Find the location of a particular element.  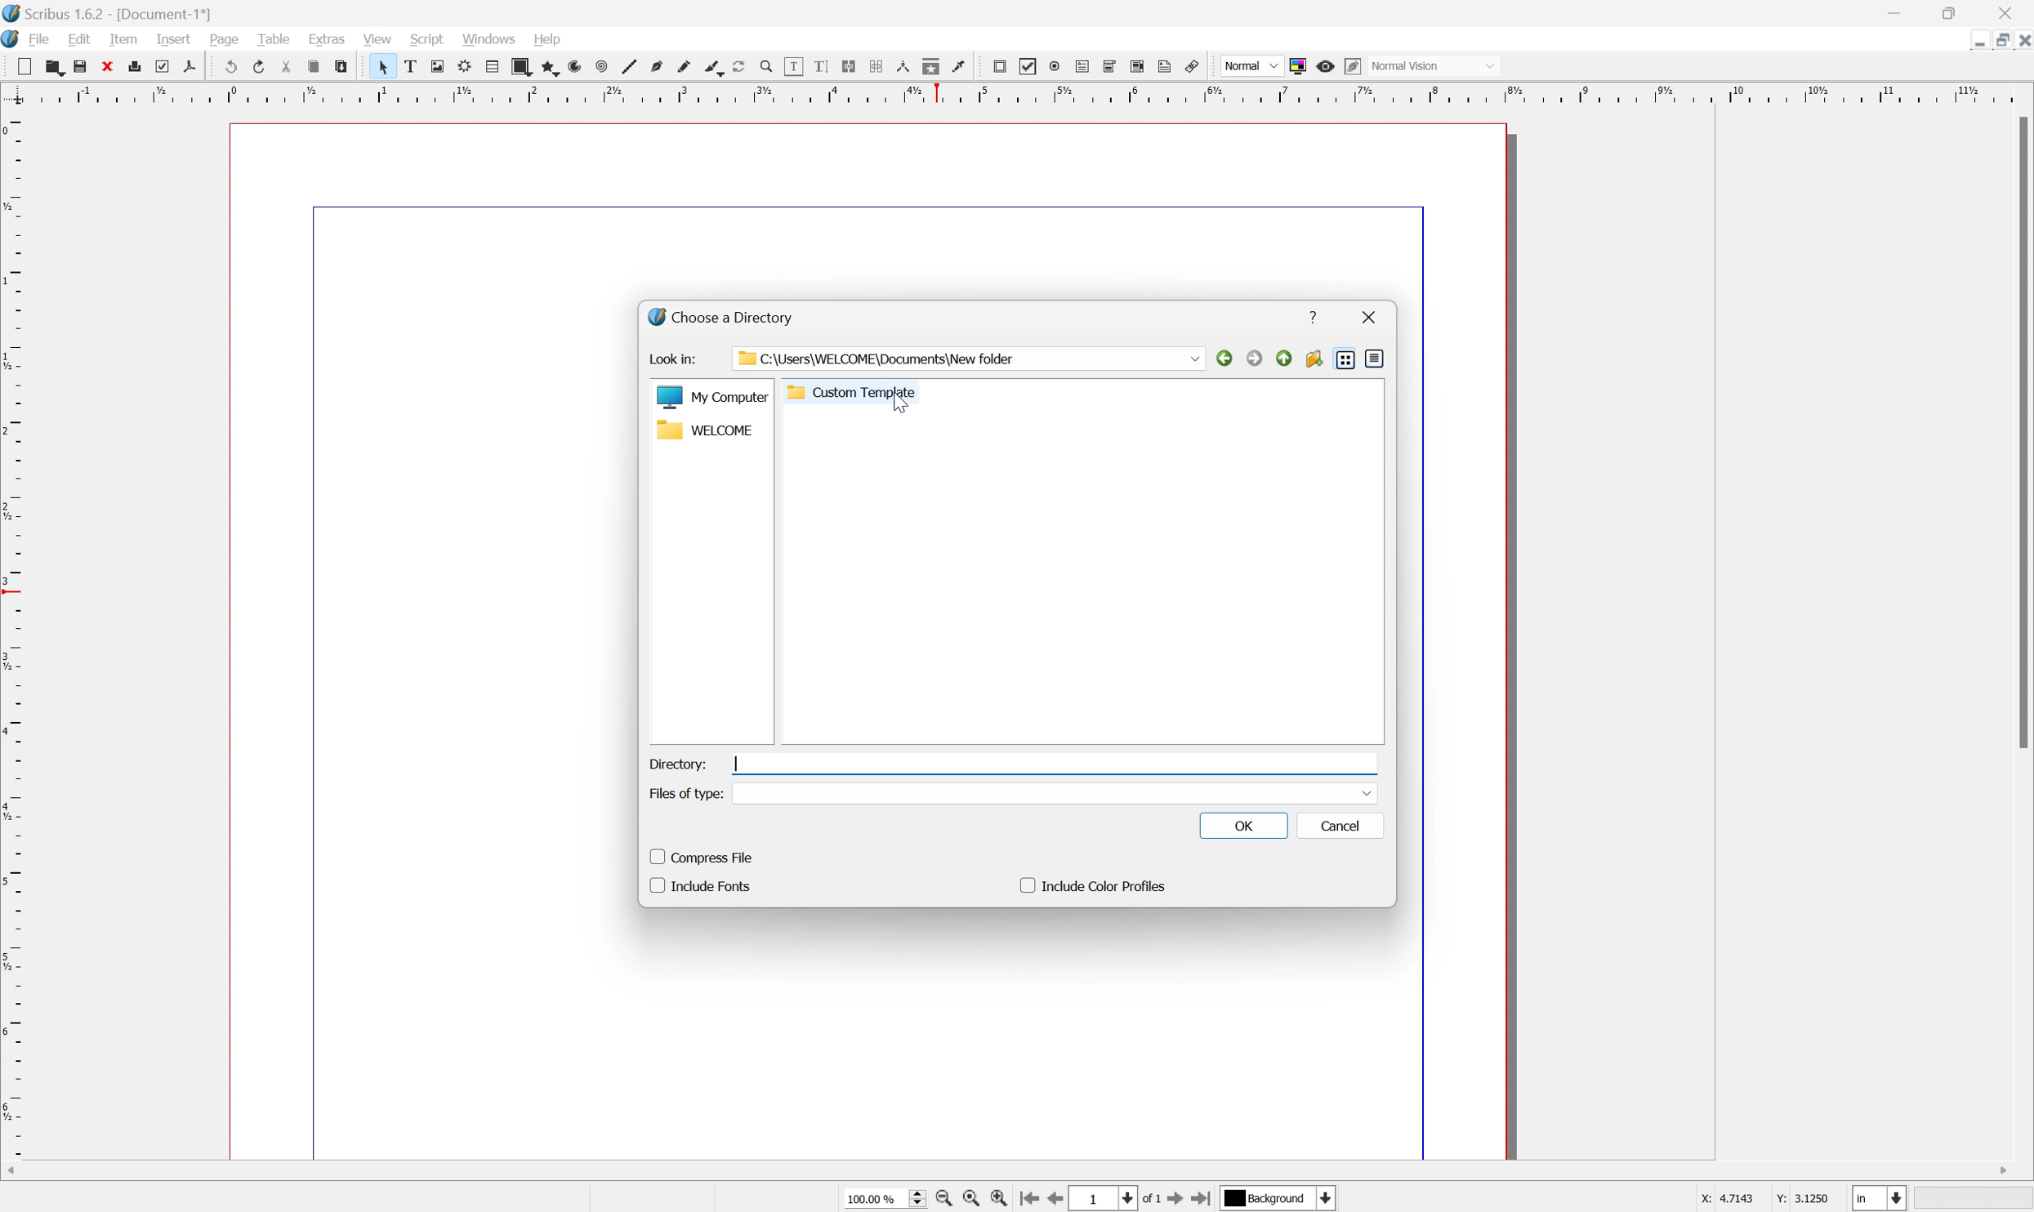

look in: is located at coordinates (671, 359).